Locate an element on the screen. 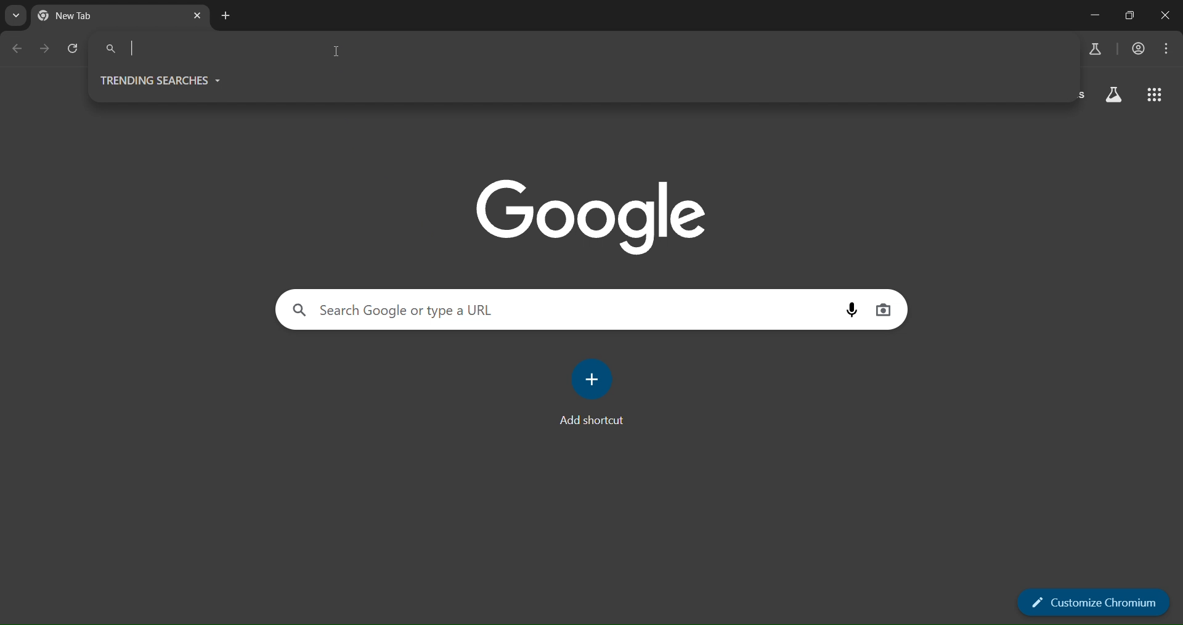 The height and width of the screenshot is (625, 1183). google apps is located at coordinates (1154, 95).